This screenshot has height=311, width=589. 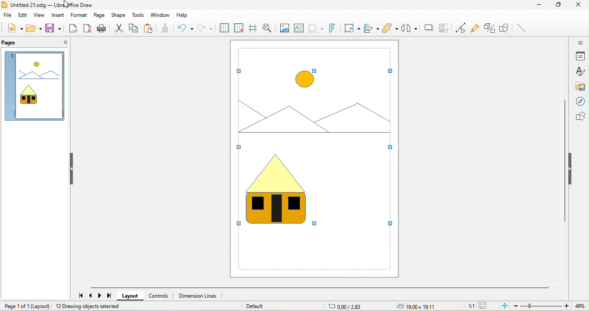 I want to click on show gluepoint functions, so click(x=475, y=28).